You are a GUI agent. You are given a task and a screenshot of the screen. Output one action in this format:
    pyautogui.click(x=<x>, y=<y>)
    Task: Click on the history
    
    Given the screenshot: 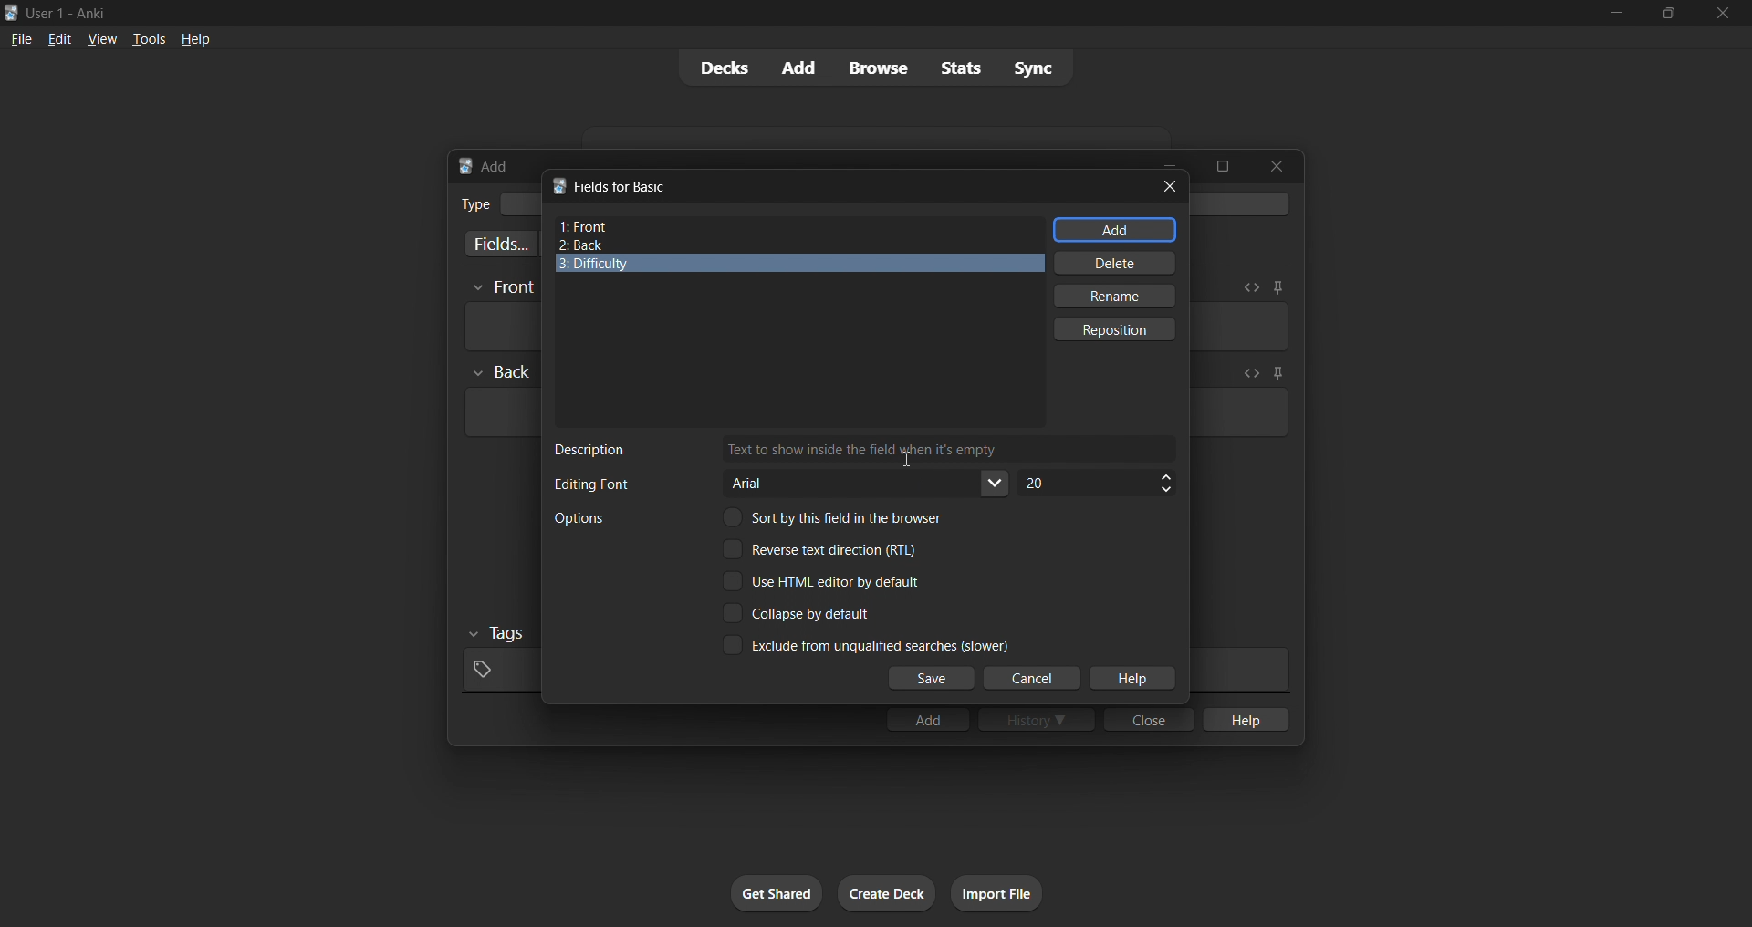 What is the action you would take?
    pyautogui.click(x=1037, y=719)
    